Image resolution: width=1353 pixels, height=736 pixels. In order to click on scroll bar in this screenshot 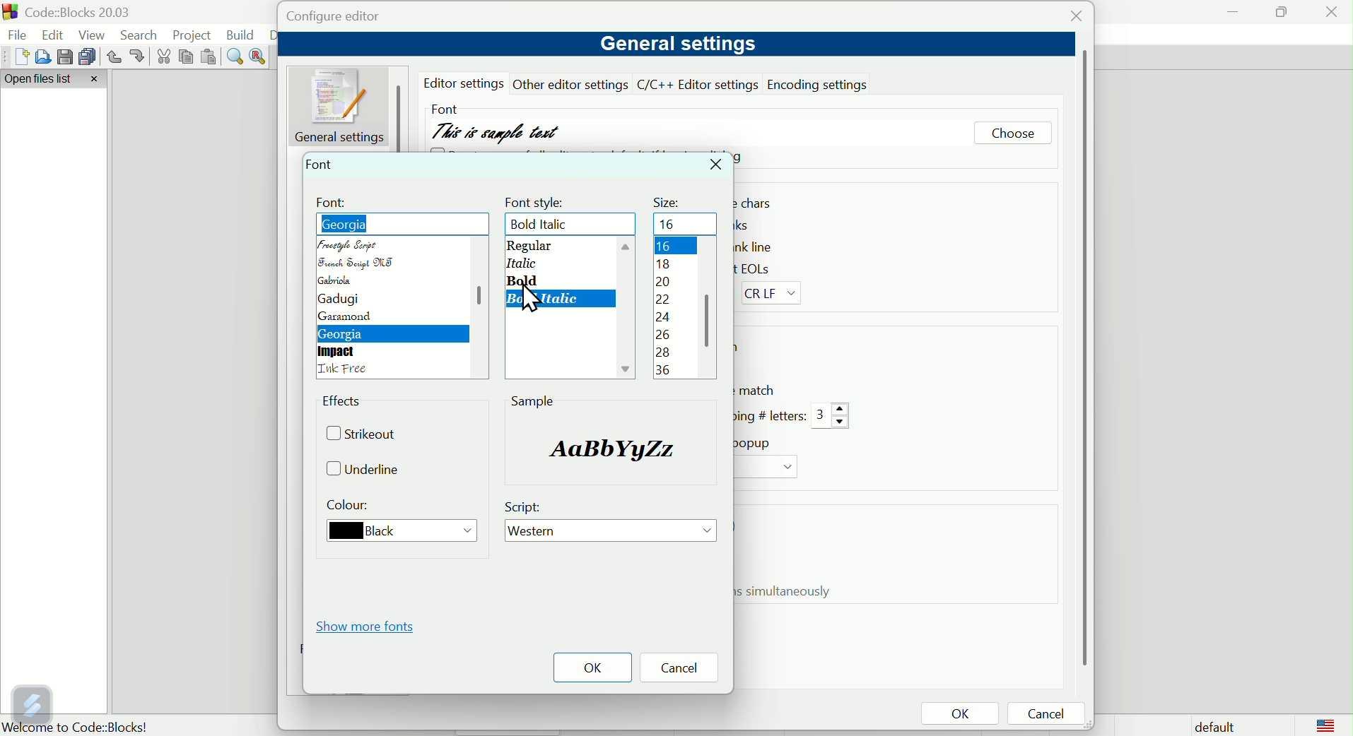, I will do `click(475, 303)`.